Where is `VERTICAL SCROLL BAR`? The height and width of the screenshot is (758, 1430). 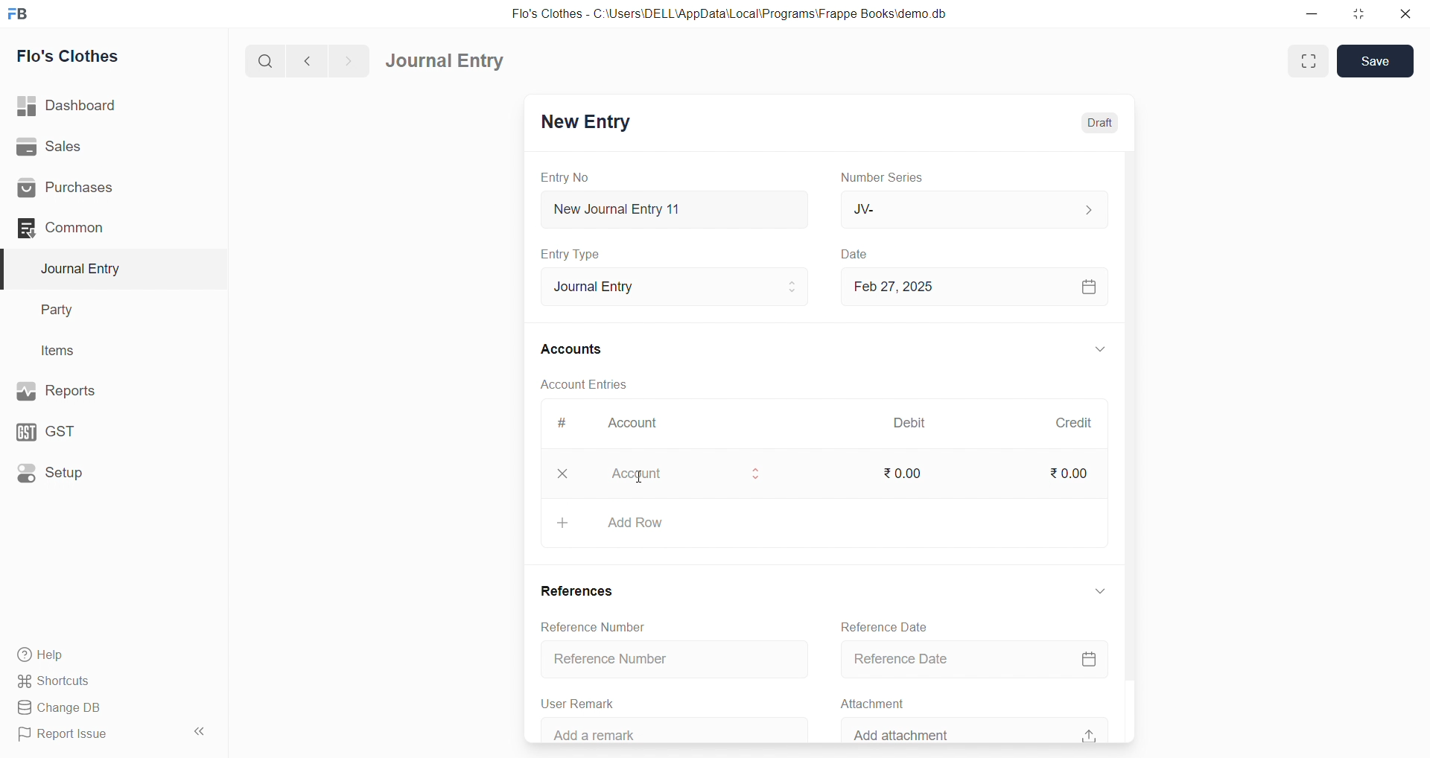
VERTICAL SCROLL BAR is located at coordinates (1128, 446).